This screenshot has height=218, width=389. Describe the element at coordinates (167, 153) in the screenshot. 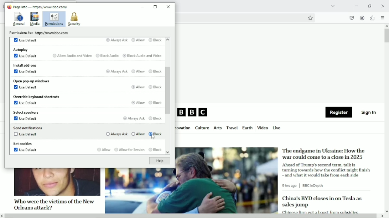

I see `scroll down` at that location.